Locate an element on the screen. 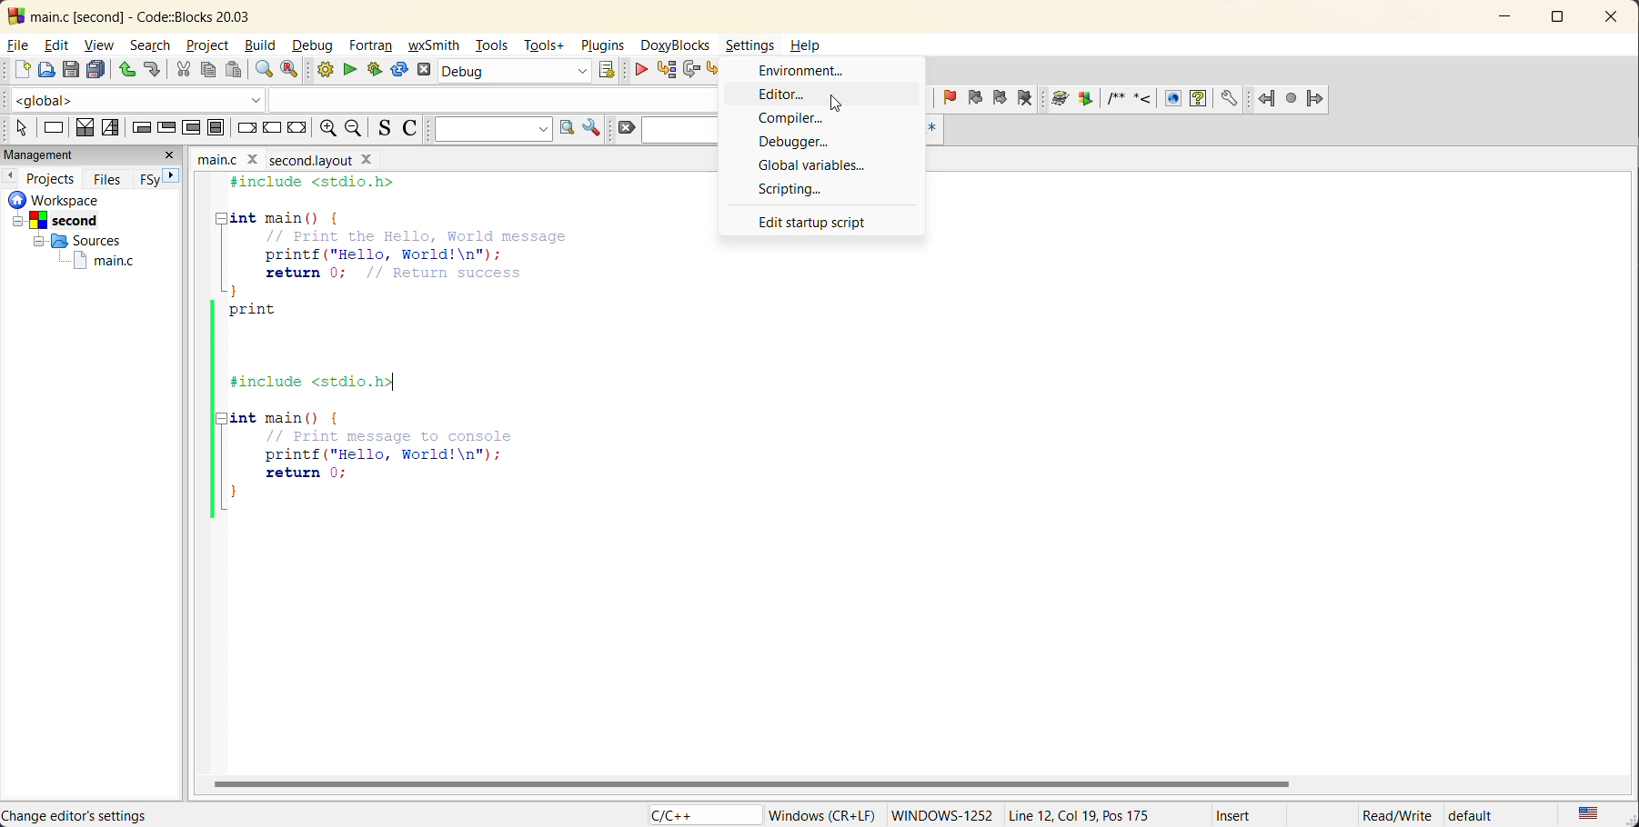  Second layout is located at coordinates (322, 158).